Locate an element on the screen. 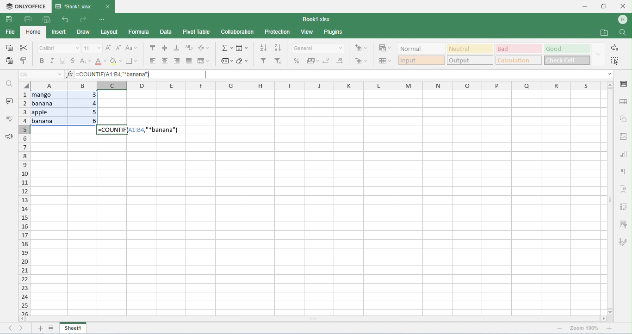 This screenshot has width=632, height=334. print is located at coordinates (27, 19).